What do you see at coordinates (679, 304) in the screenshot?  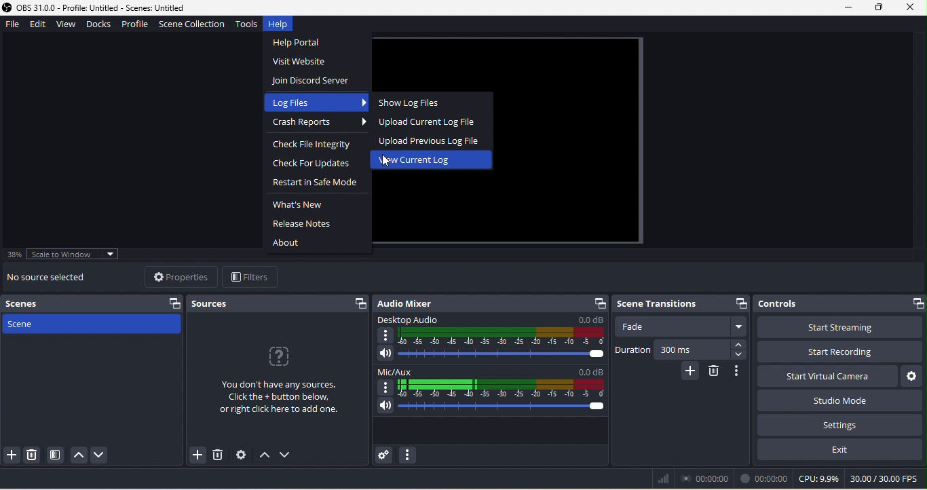 I see `scene transitions` at bounding box center [679, 304].